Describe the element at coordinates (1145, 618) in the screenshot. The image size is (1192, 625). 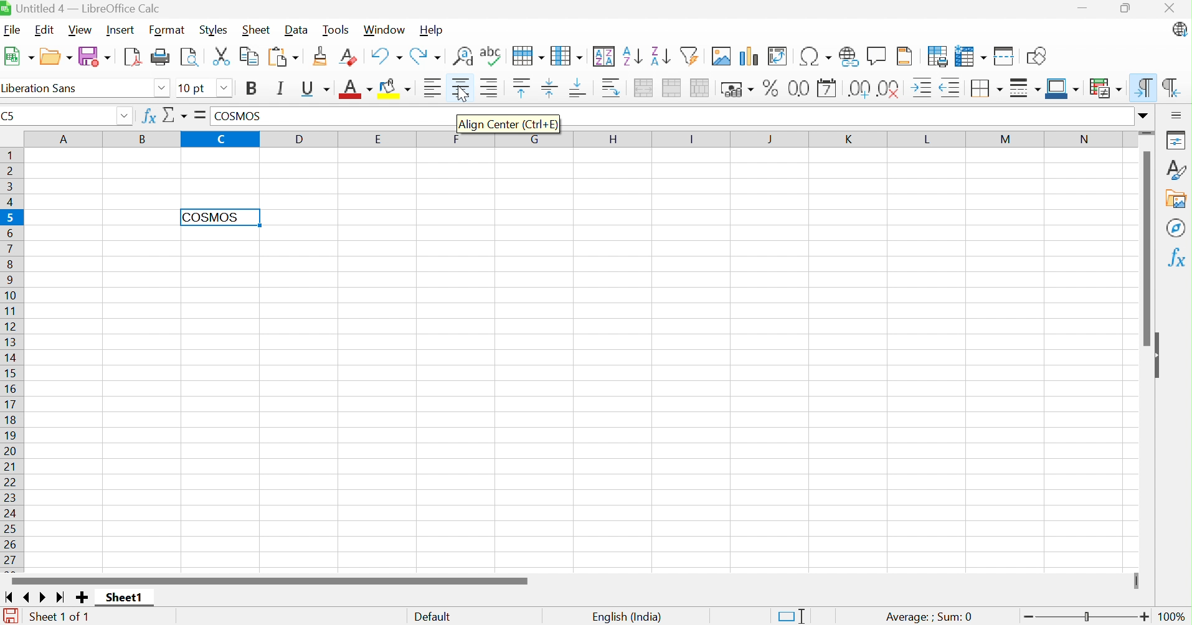
I see `Zoom In` at that location.